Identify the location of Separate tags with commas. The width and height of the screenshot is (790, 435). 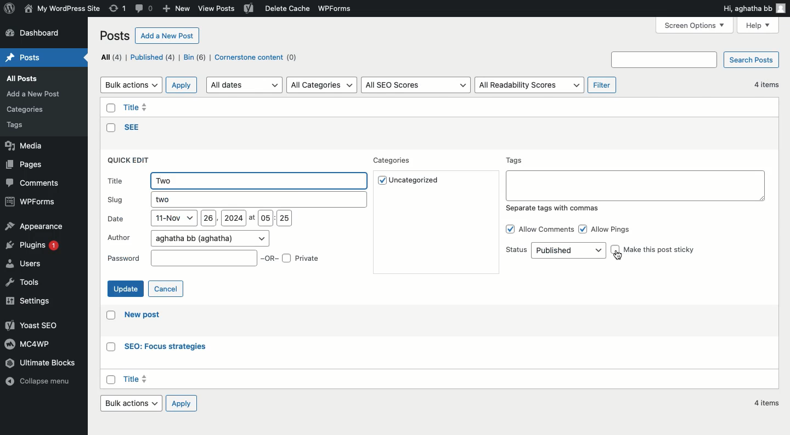
(554, 210).